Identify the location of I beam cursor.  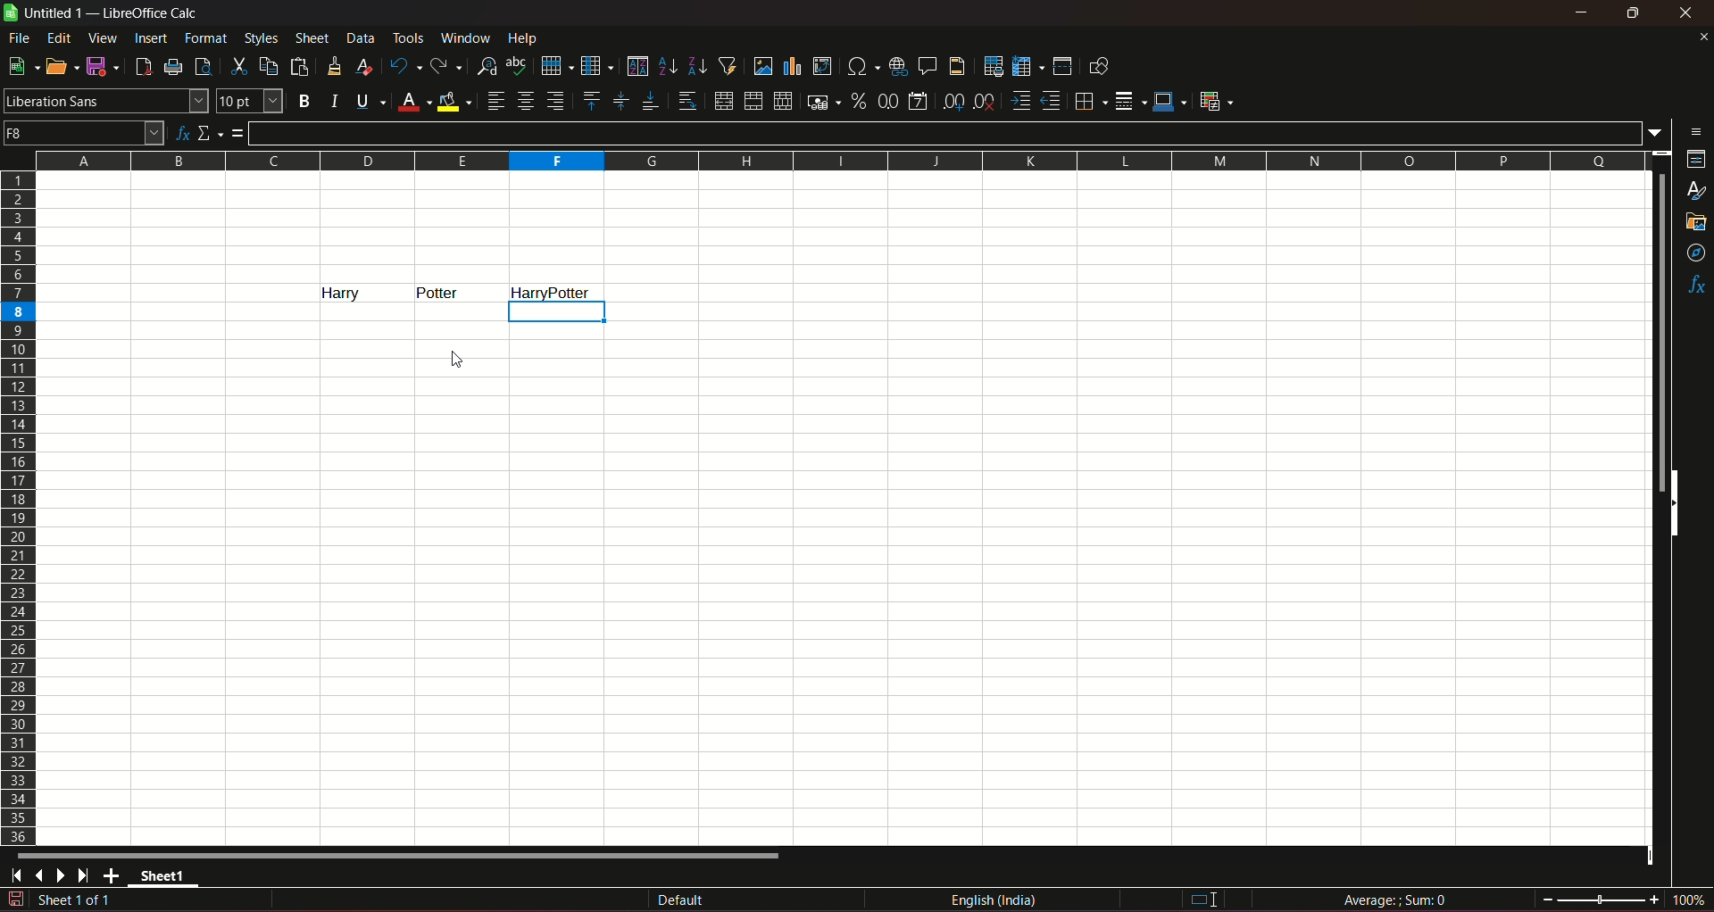
(1205, 900).